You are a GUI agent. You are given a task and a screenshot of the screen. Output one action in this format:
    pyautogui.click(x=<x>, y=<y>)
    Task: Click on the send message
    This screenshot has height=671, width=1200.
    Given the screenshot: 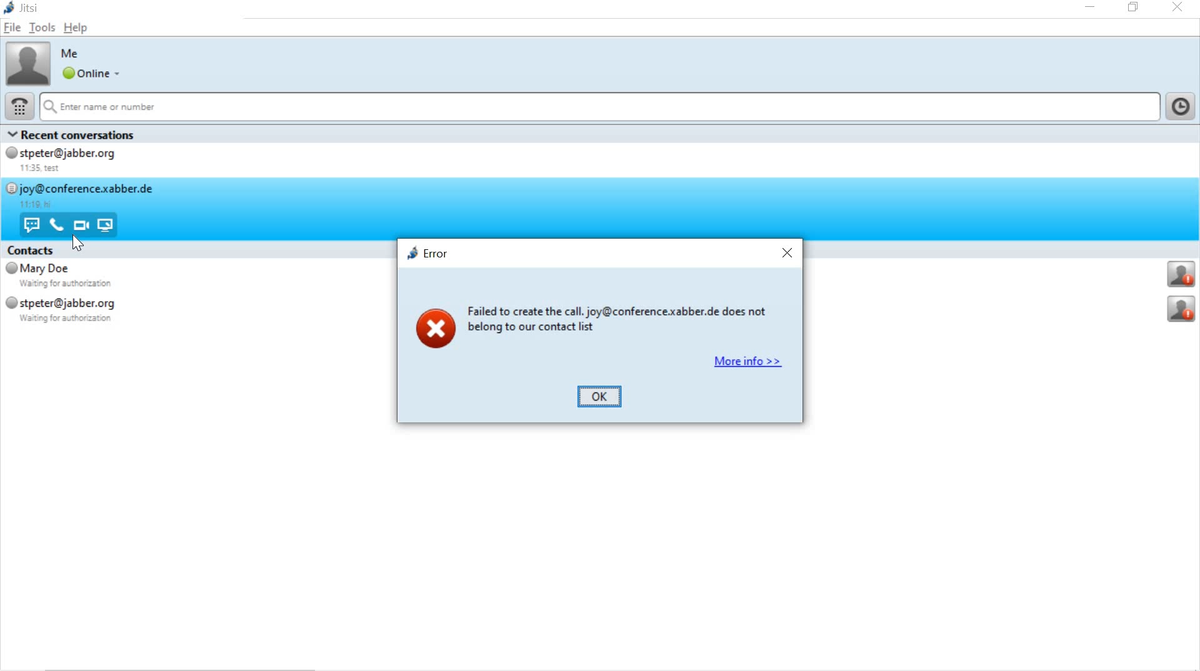 What is the action you would take?
    pyautogui.click(x=31, y=224)
    